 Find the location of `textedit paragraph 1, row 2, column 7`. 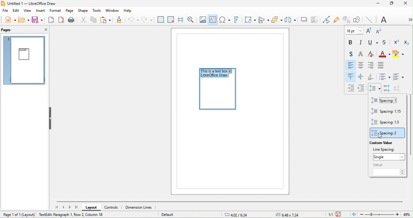

textedit paragraph 1, row 2, column 7 is located at coordinates (72, 214).